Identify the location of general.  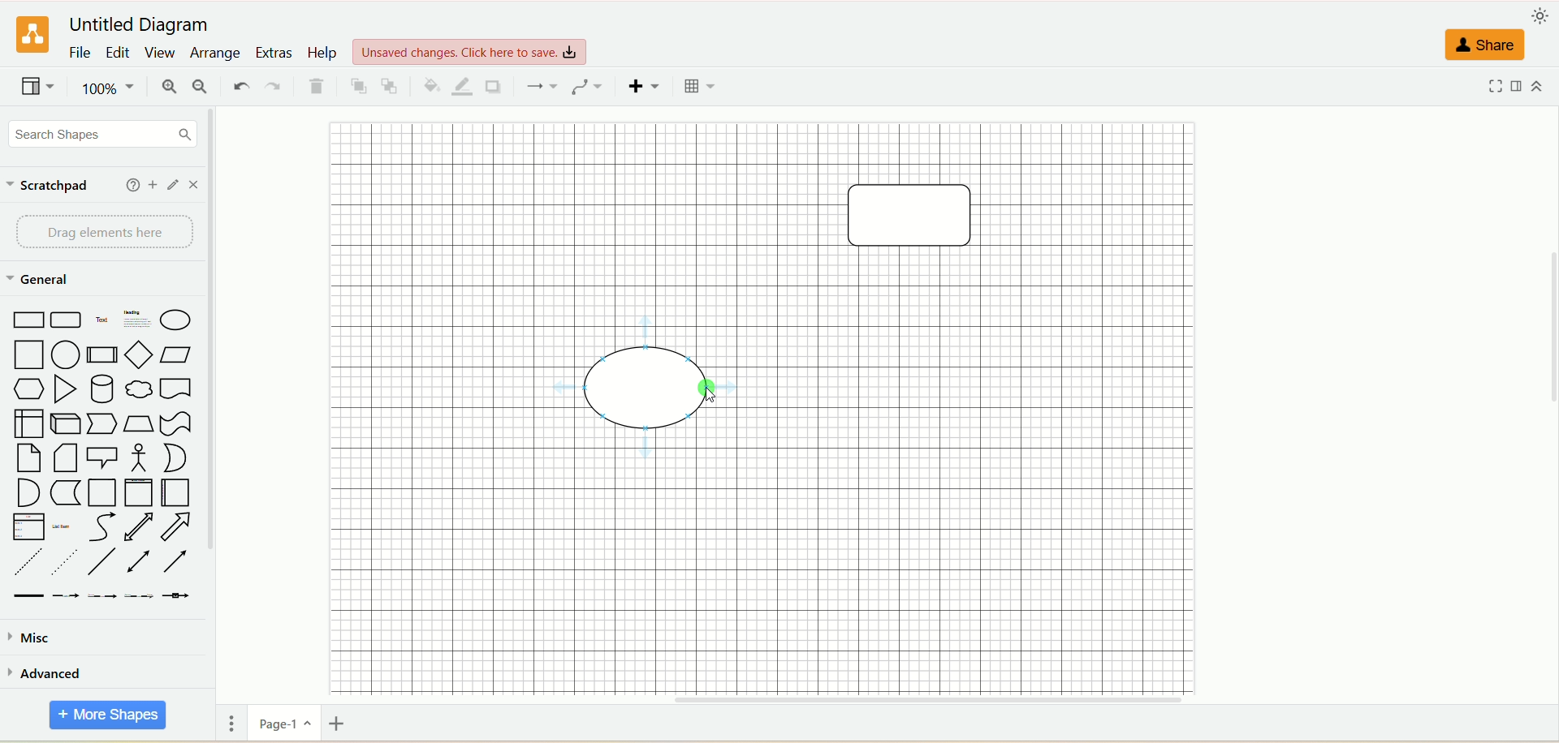
(40, 281).